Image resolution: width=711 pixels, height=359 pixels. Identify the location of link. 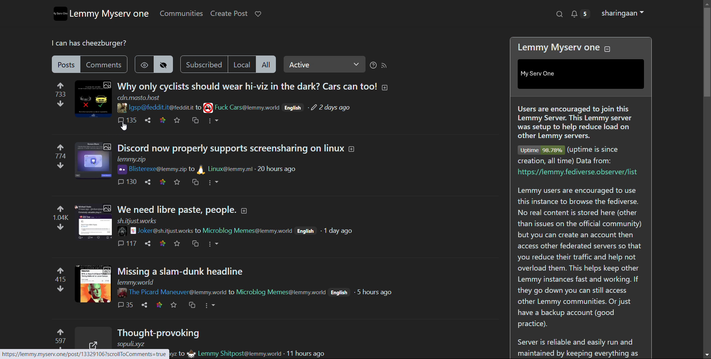
(160, 305).